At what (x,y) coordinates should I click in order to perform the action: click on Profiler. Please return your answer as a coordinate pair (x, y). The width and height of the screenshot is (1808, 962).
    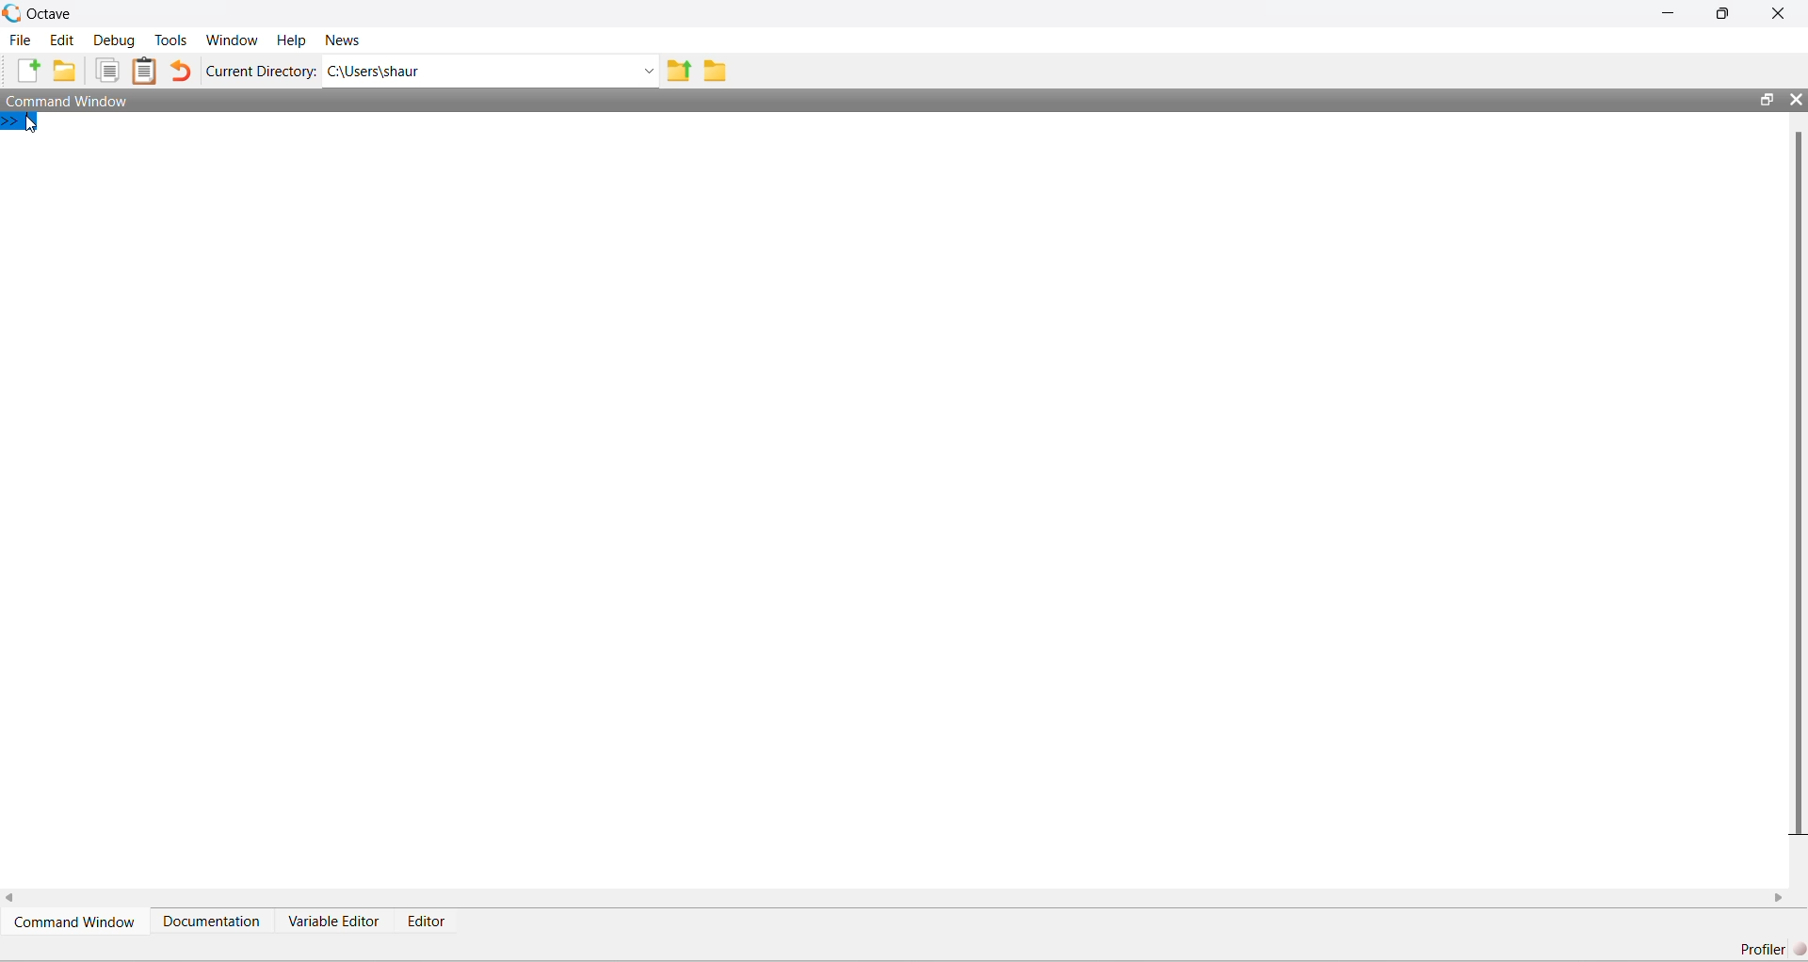
    Looking at the image, I should click on (1770, 948).